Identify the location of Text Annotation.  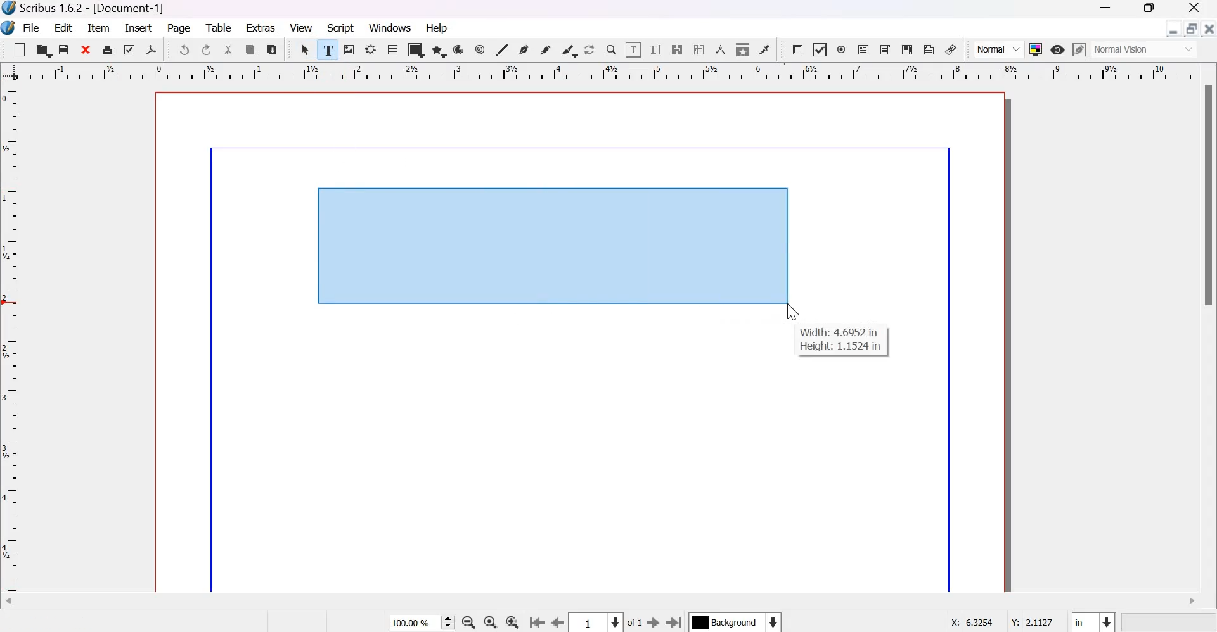
(929, 49).